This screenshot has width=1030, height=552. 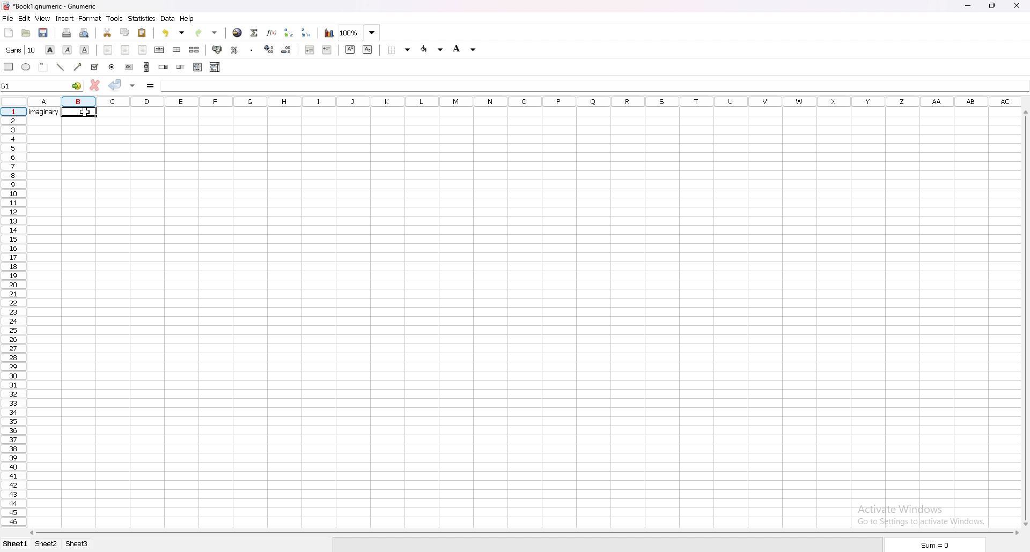 What do you see at coordinates (993, 6) in the screenshot?
I see `resize` at bounding box center [993, 6].